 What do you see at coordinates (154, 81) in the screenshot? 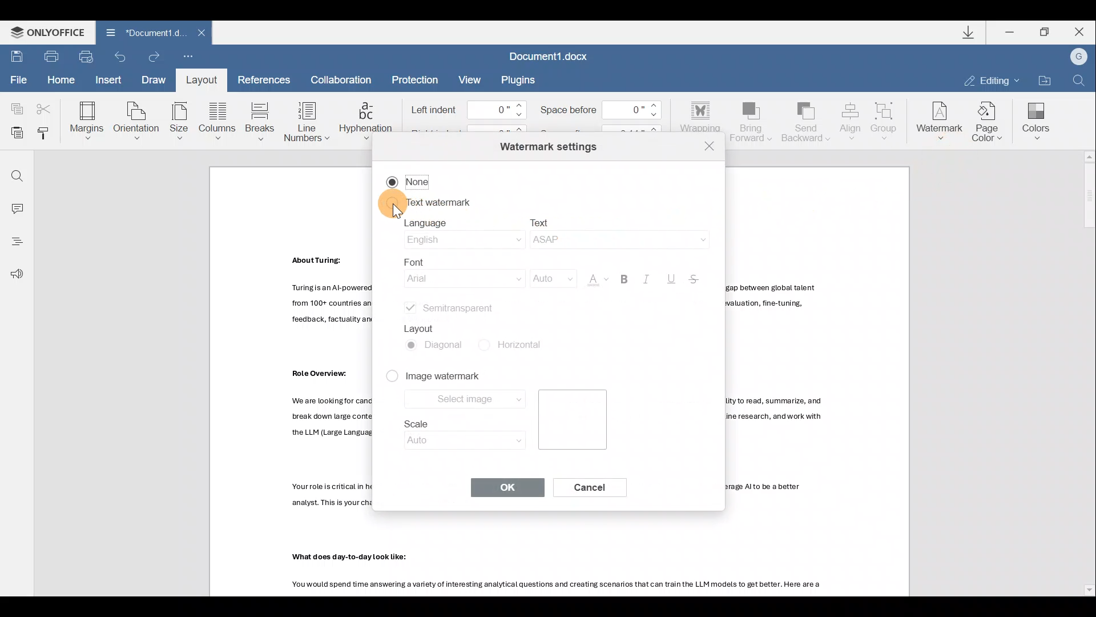
I see `Draw` at bounding box center [154, 81].